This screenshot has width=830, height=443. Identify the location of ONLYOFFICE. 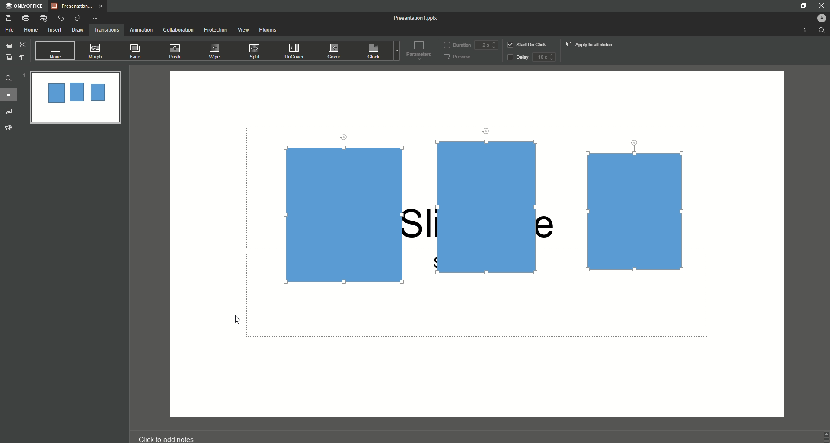
(24, 6).